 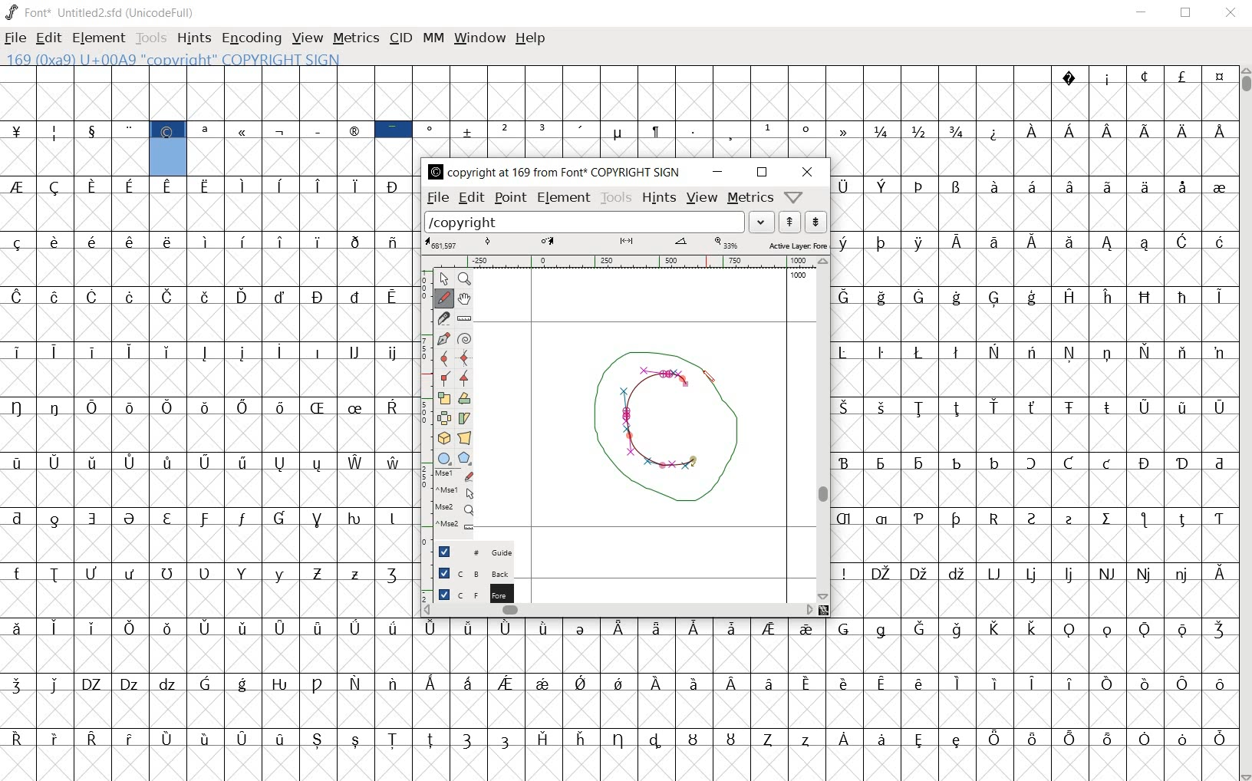 What do you see at coordinates (445, 418) in the screenshot?
I see `flip the selection` at bounding box center [445, 418].